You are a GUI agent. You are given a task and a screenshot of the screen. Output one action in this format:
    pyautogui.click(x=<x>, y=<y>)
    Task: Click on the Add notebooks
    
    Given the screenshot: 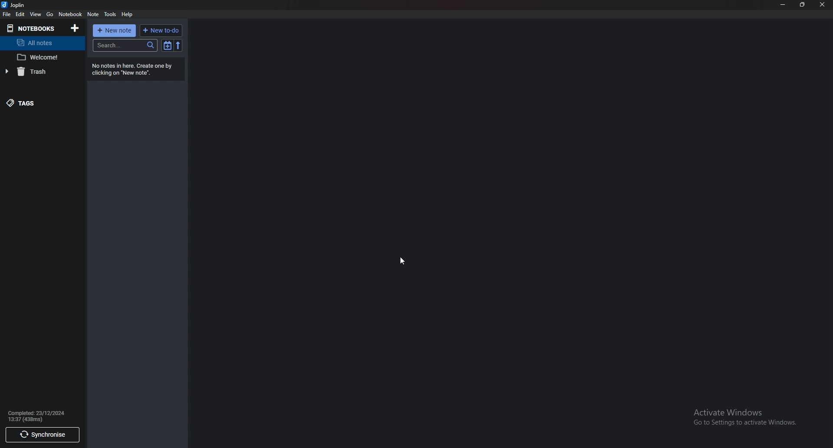 What is the action you would take?
    pyautogui.click(x=76, y=27)
    